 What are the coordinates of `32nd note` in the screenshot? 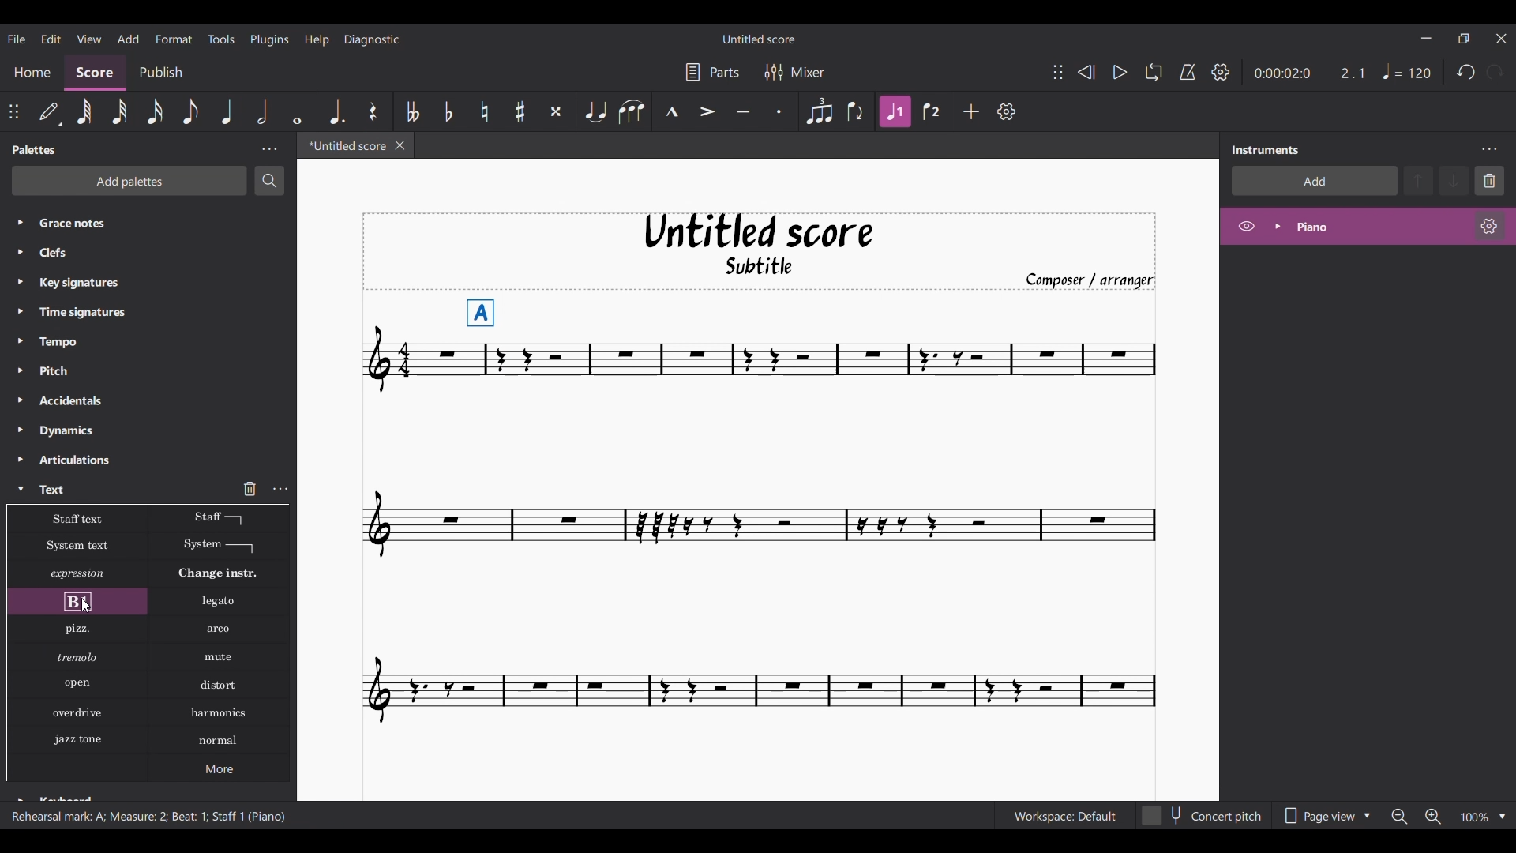 It's located at (120, 111).